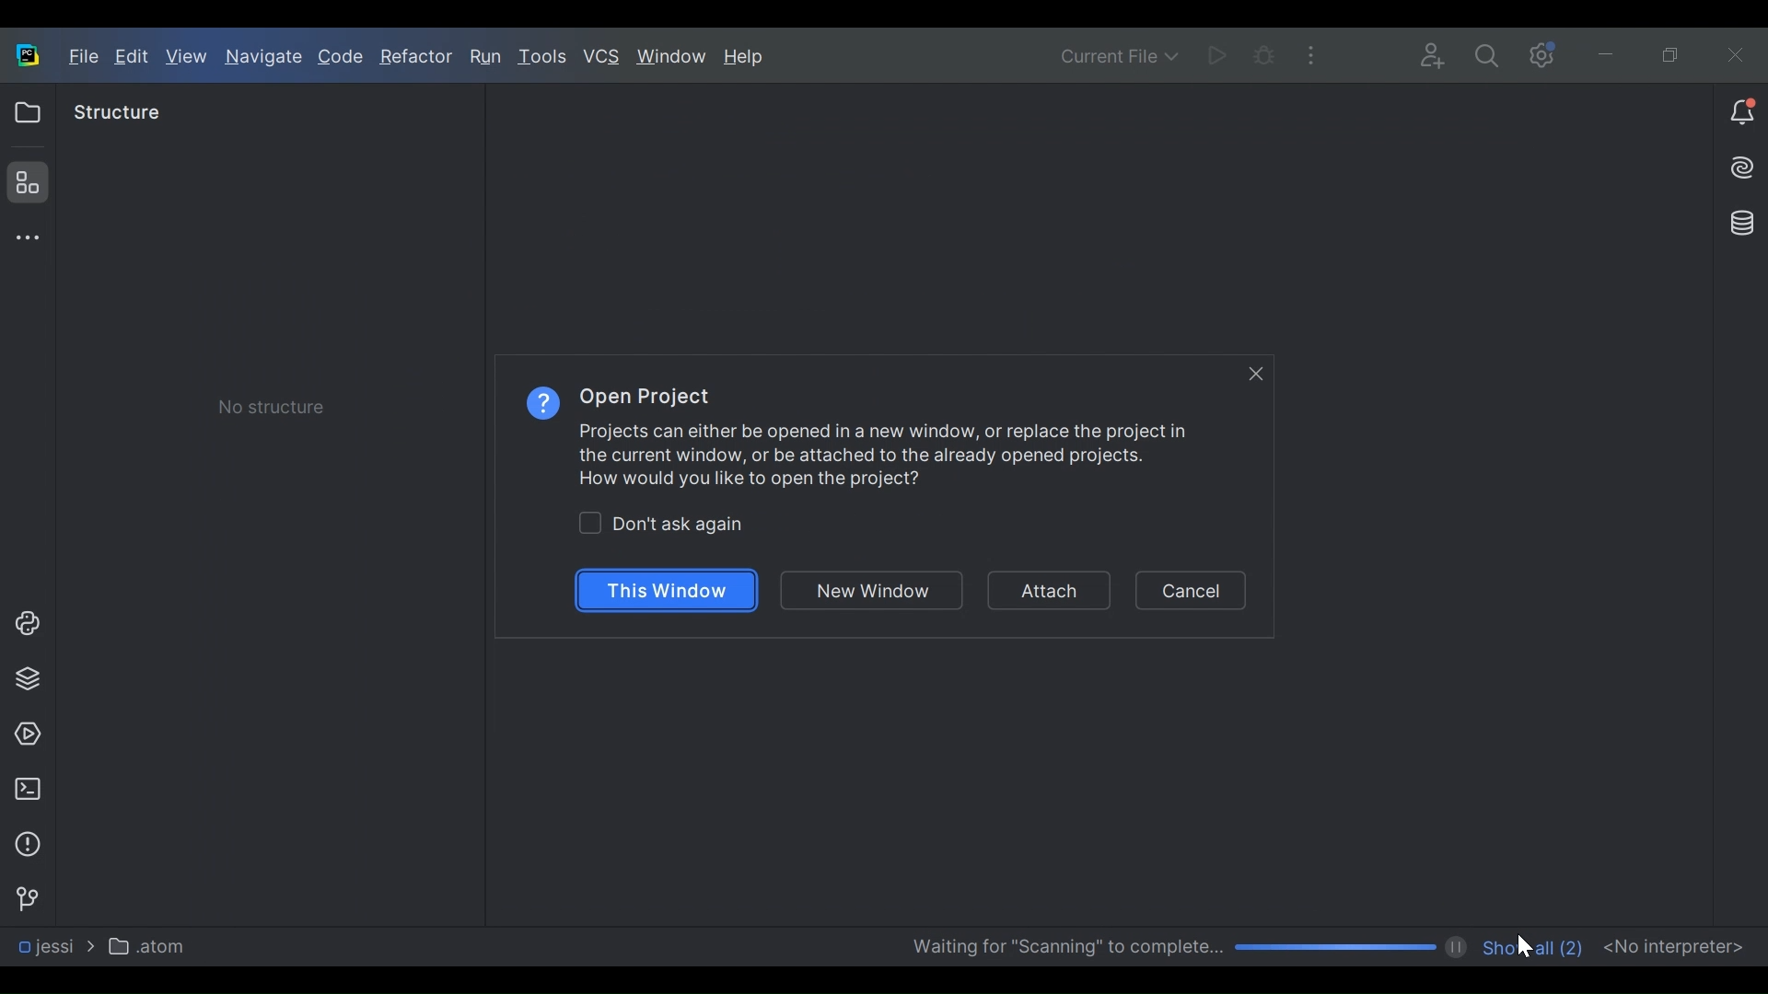  I want to click on Project Packages, so click(24, 679).